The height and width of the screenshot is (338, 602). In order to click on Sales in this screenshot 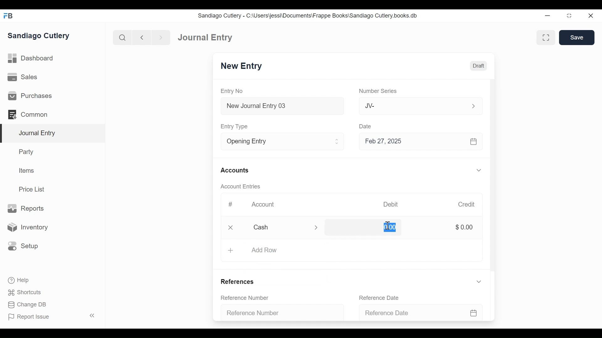, I will do `click(23, 77)`.